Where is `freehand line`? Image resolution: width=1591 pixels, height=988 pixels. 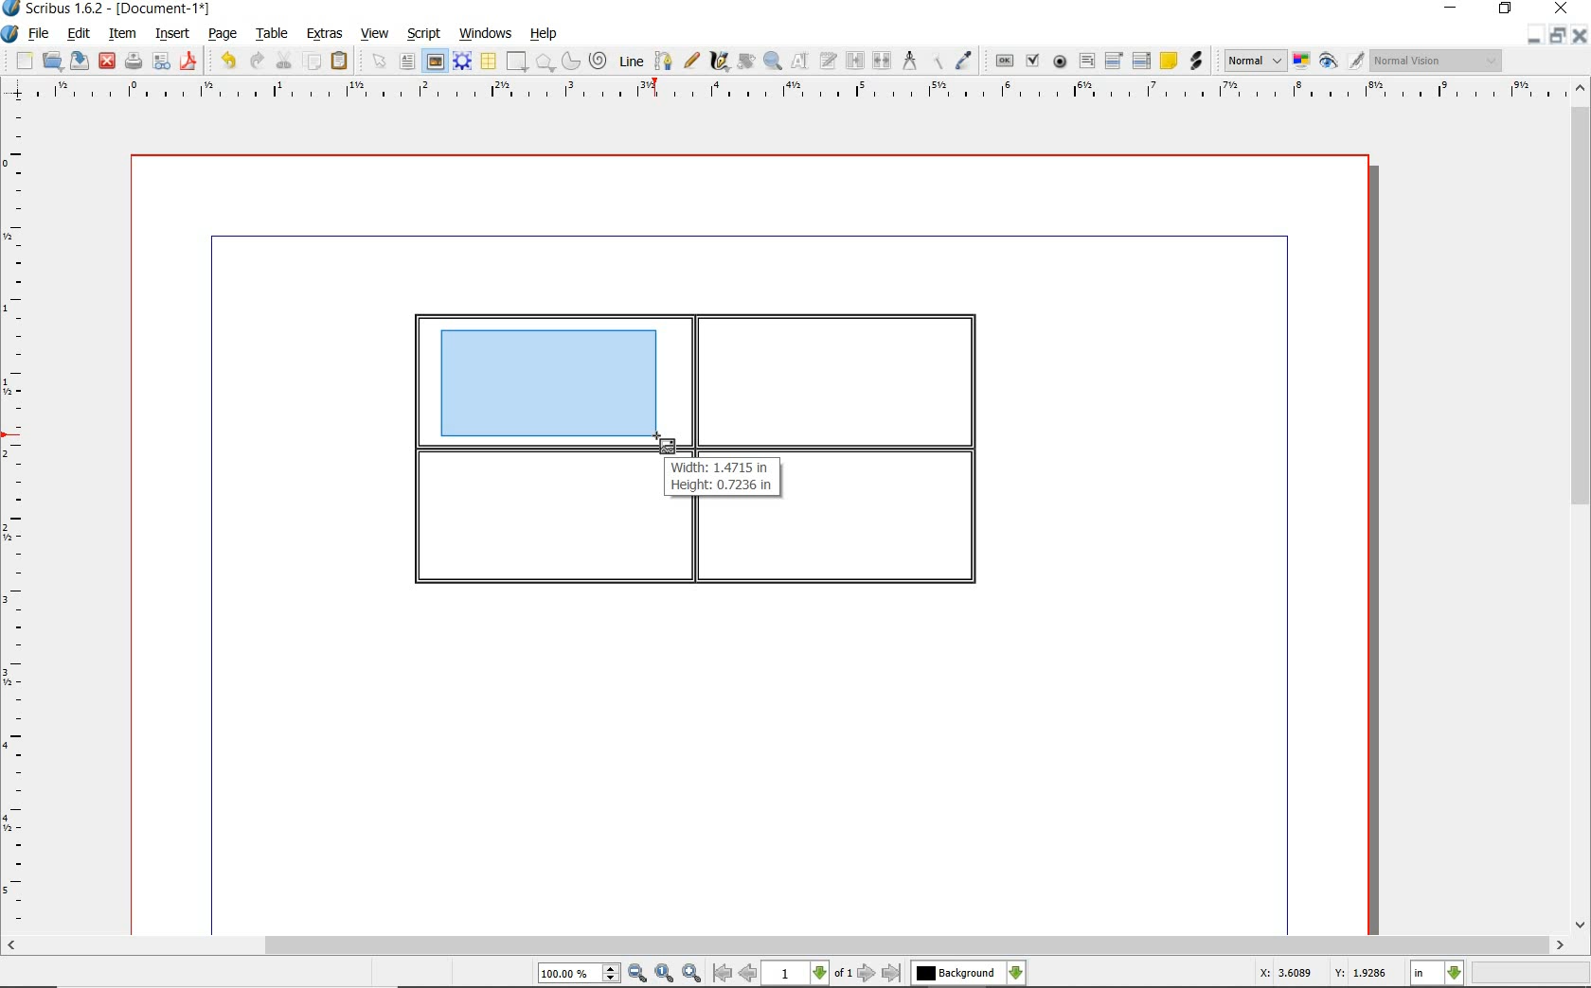
freehand line is located at coordinates (693, 62).